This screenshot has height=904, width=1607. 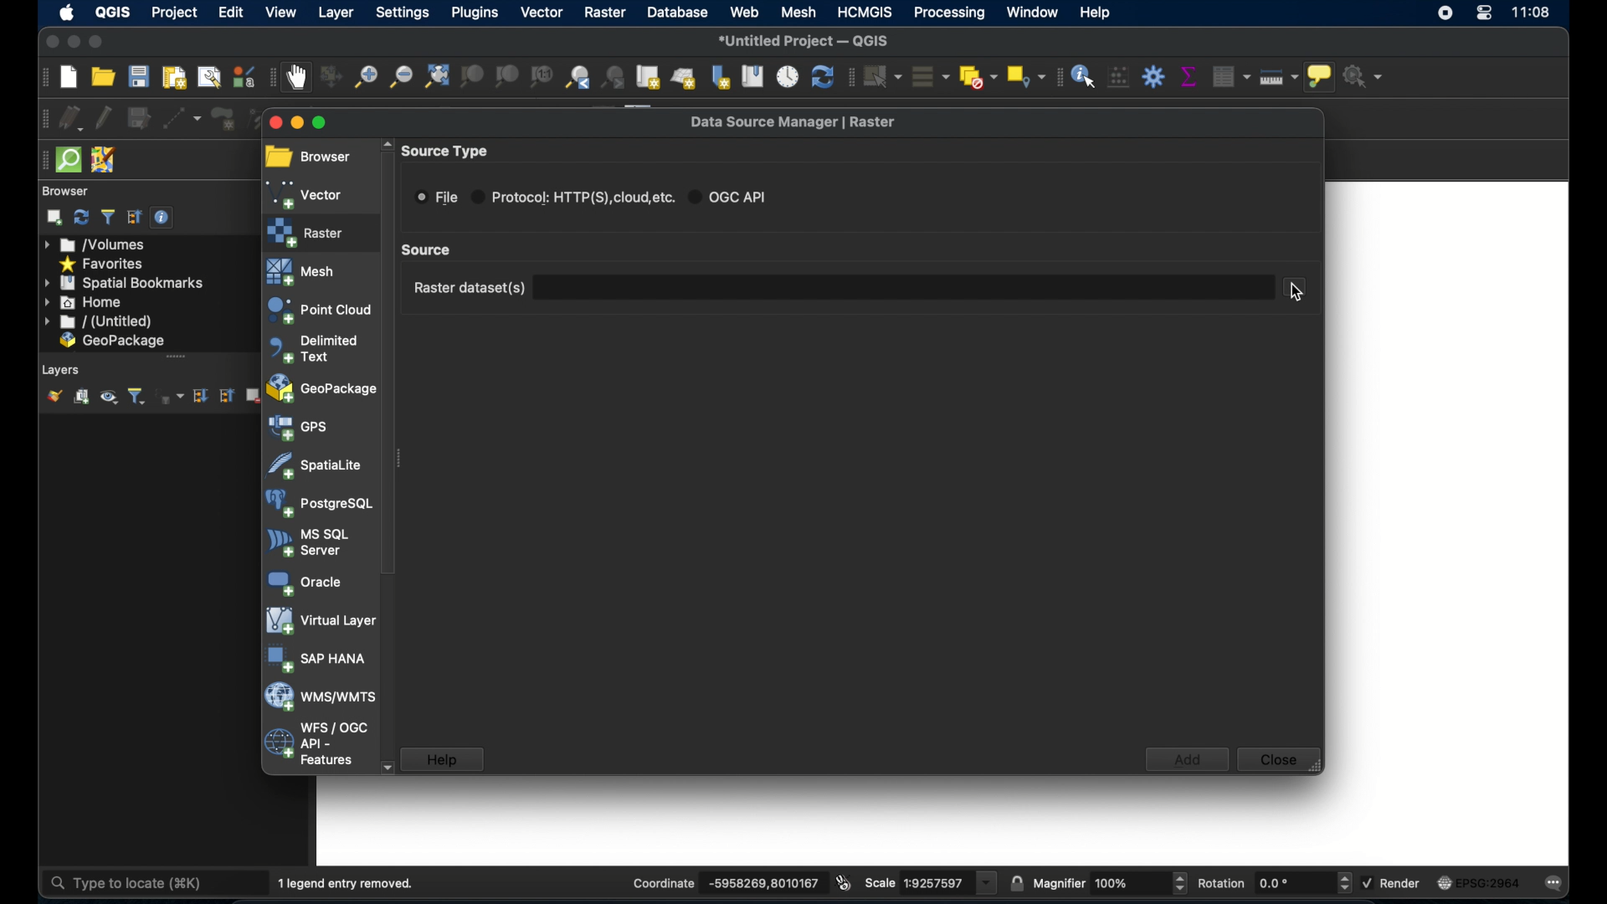 I want to click on lock scale, so click(x=1016, y=881).